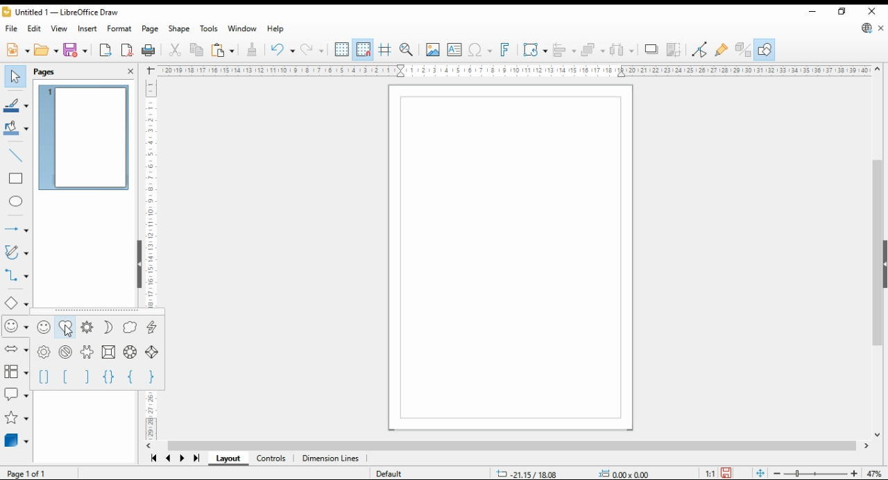  What do you see at coordinates (742, 50) in the screenshot?
I see `toggle extrusions` at bounding box center [742, 50].